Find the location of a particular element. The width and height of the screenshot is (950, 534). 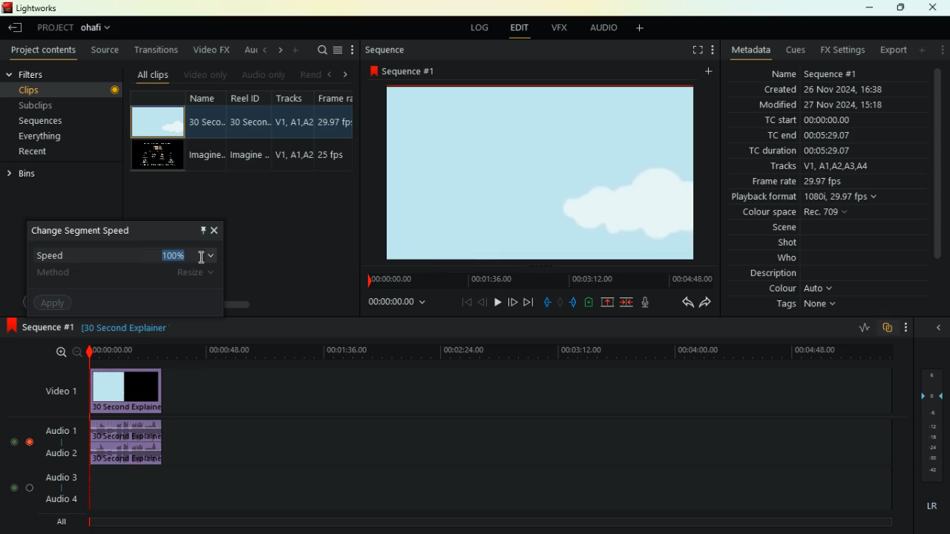

right is located at coordinates (349, 75).